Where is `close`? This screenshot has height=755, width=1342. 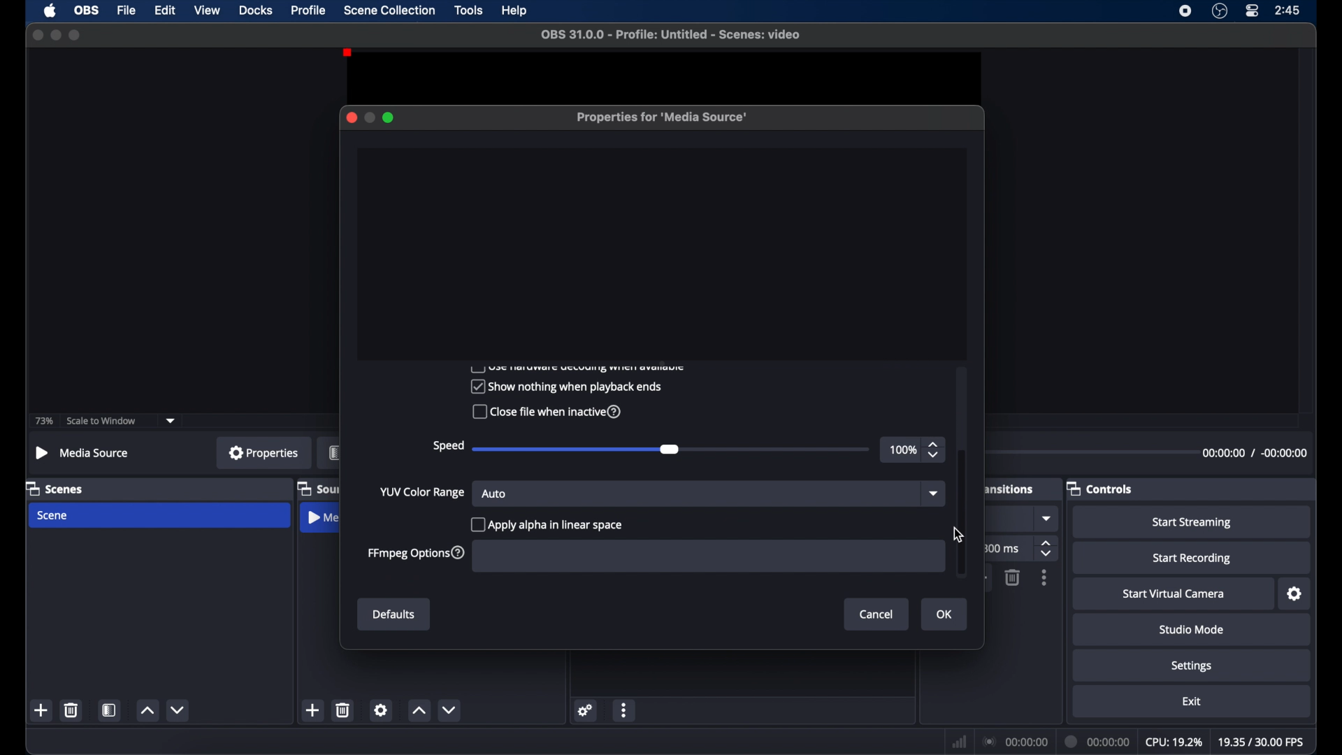 close is located at coordinates (351, 117).